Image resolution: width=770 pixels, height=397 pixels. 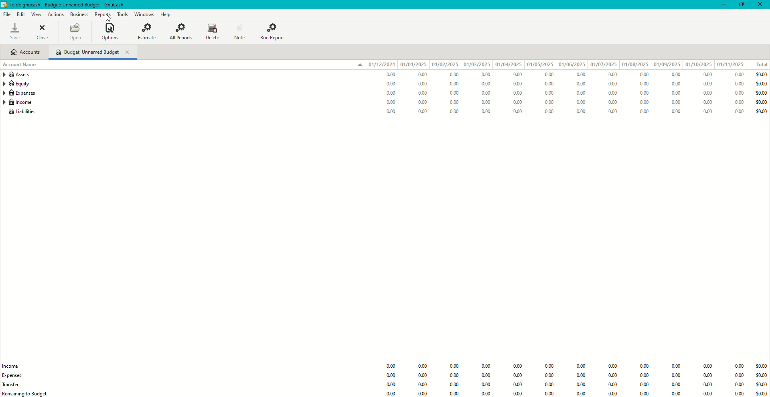 I want to click on 0.00, so click(x=582, y=92).